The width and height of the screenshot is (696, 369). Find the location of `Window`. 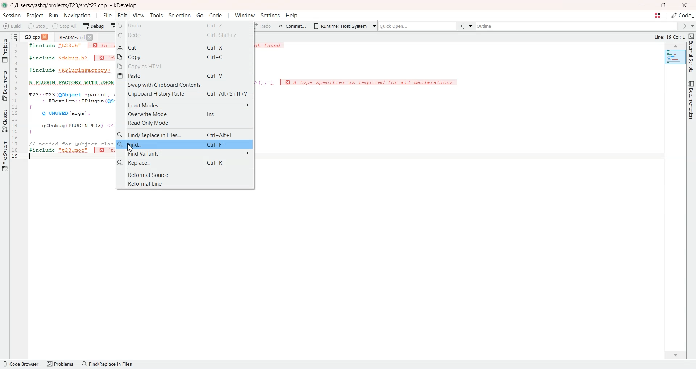

Window is located at coordinates (245, 16).